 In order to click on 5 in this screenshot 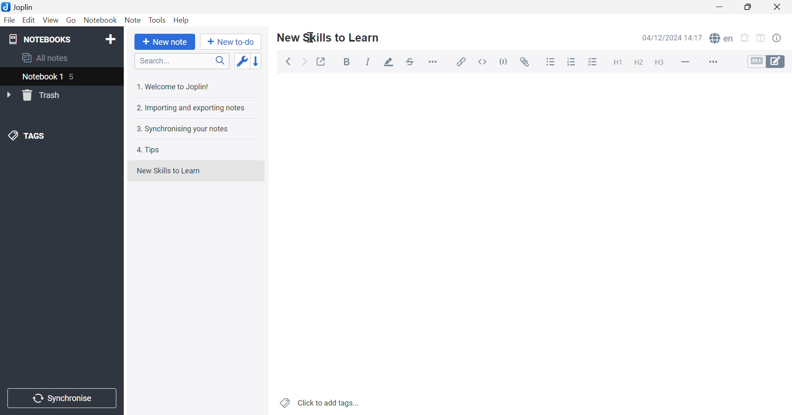, I will do `click(73, 78)`.